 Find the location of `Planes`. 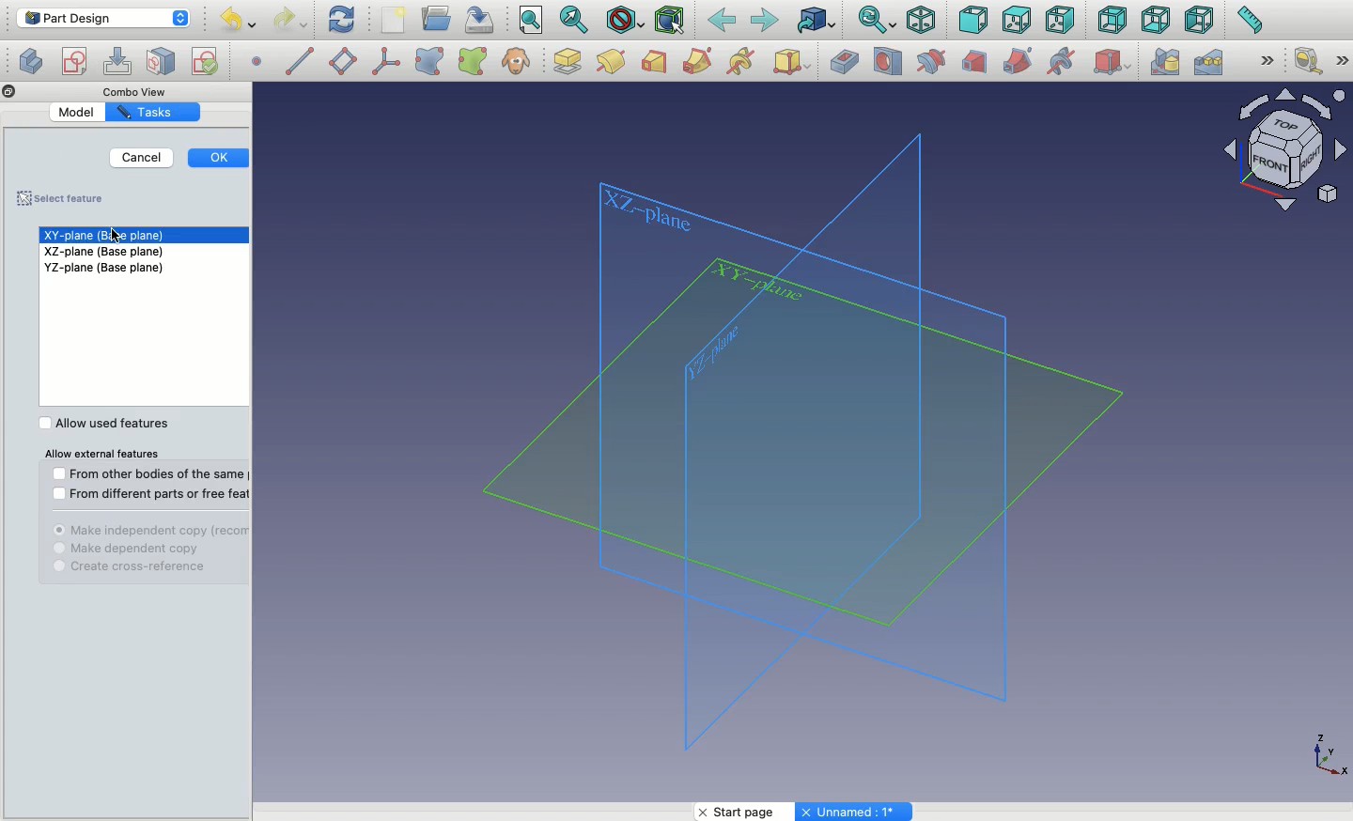

Planes is located at coordinates (812, 444).